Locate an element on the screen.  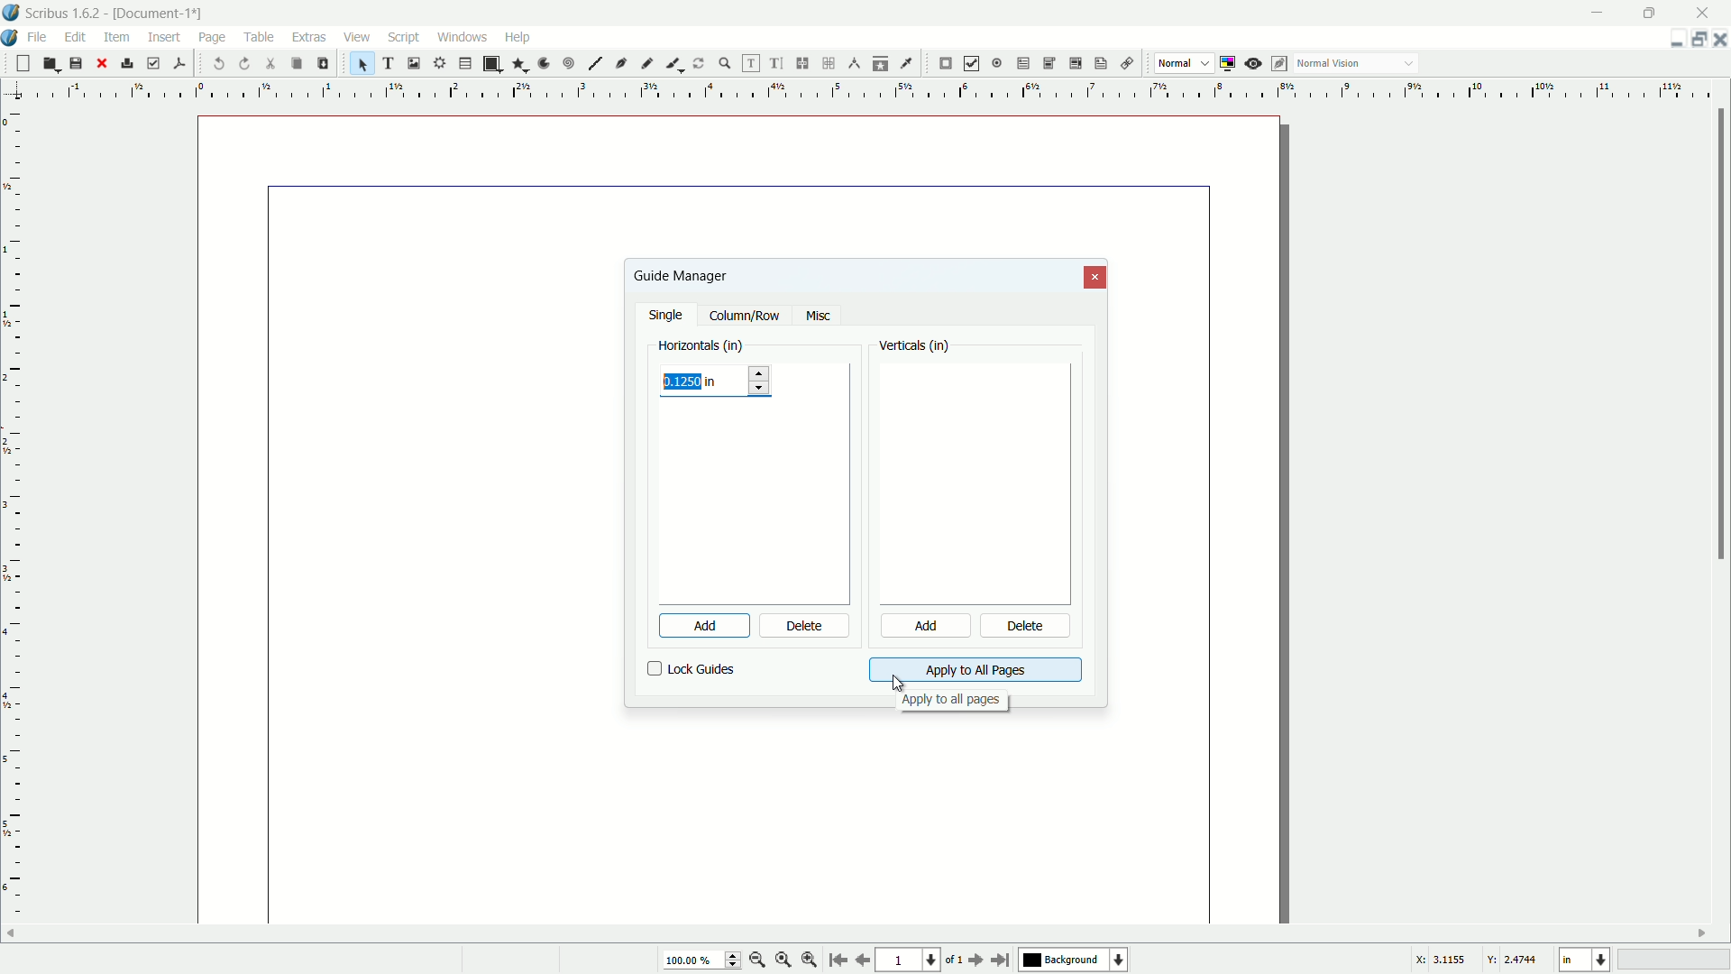
table menu is located at coordinates (260, 36).